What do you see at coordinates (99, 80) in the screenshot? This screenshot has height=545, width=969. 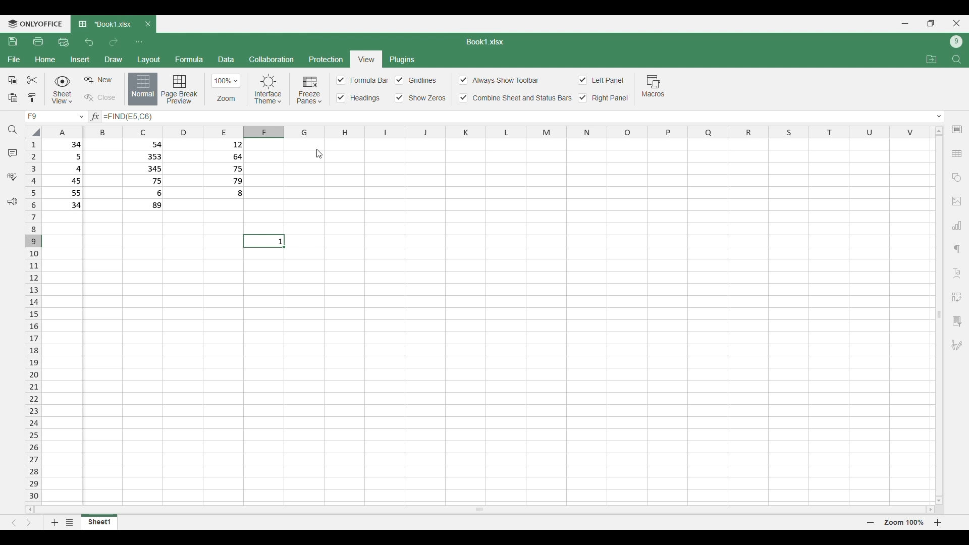 I see `Create sheet view` at bounding box center [99, 80].